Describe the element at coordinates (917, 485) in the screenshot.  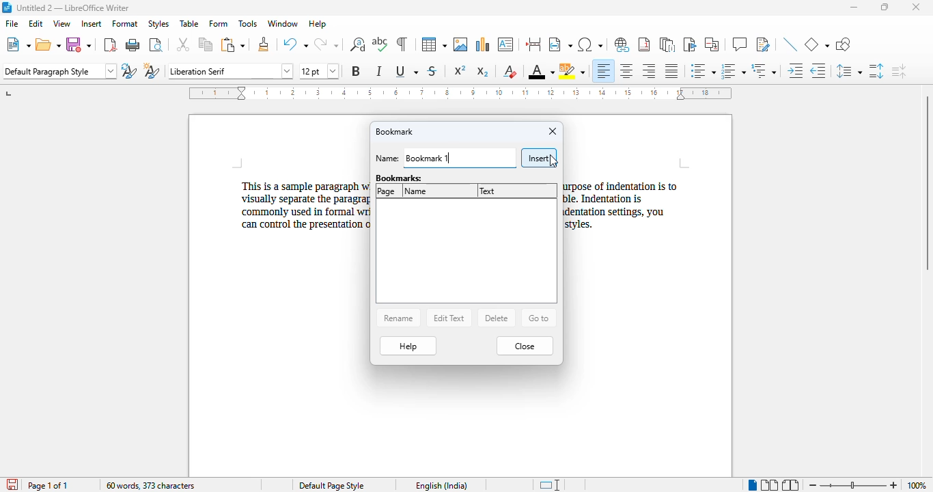
I see `zoom factor` at that location.